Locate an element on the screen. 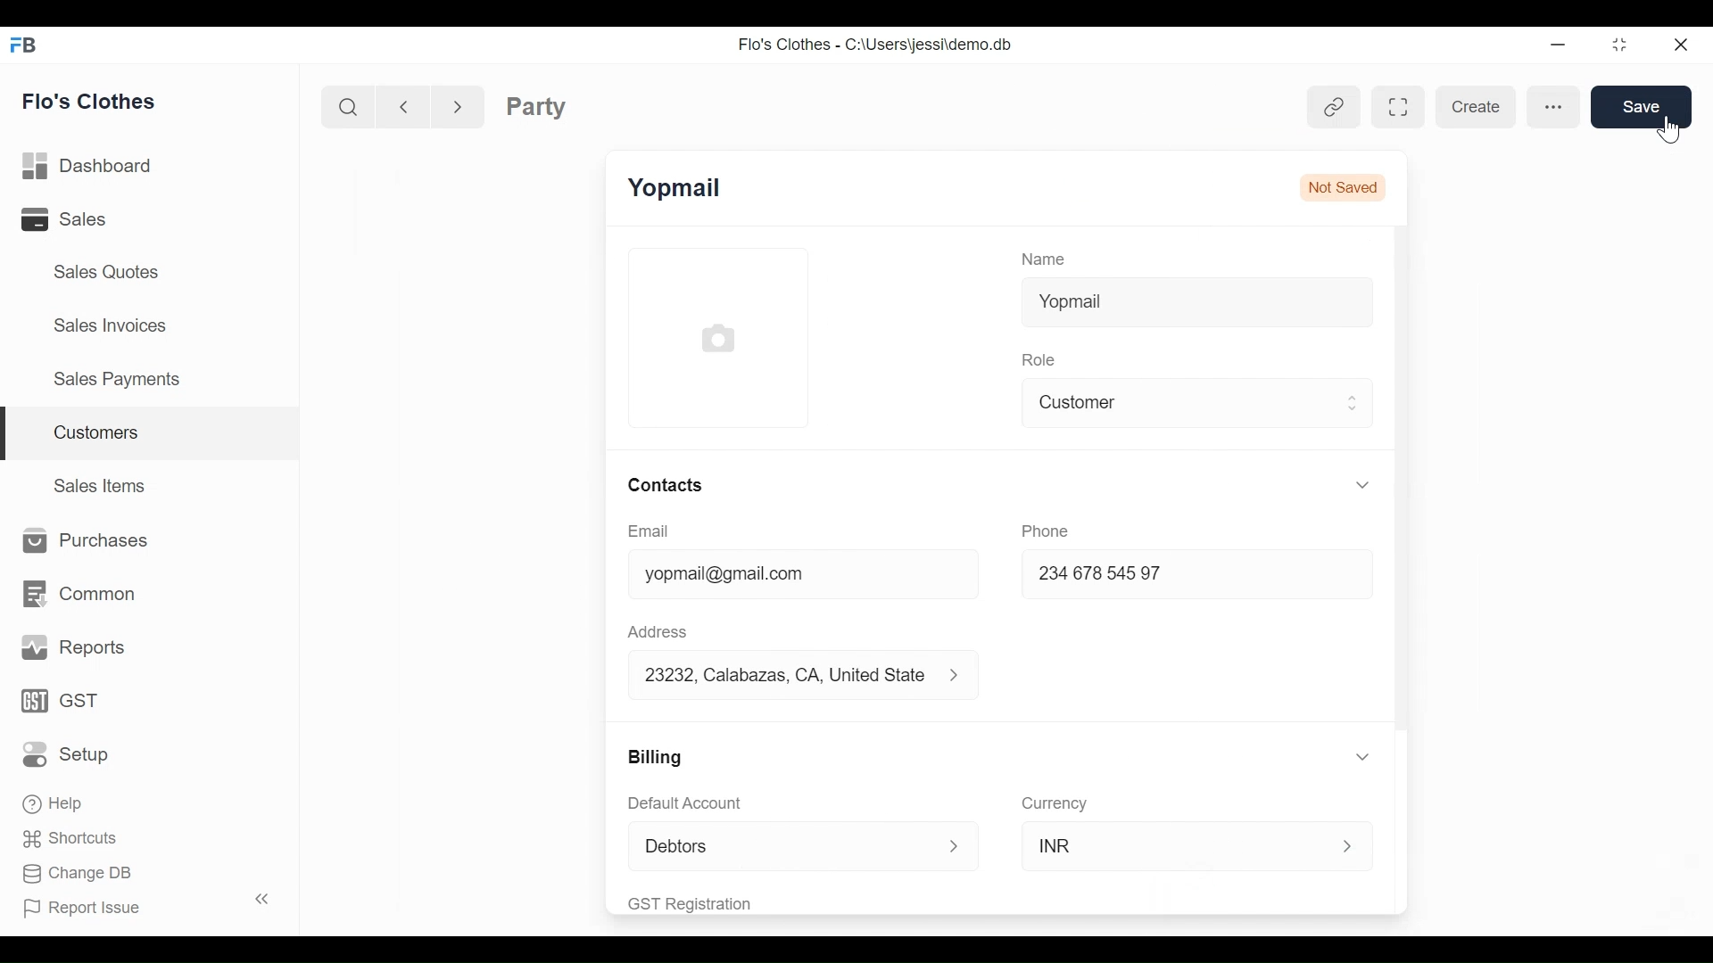  Phone is located at coordinates (1046, 529).